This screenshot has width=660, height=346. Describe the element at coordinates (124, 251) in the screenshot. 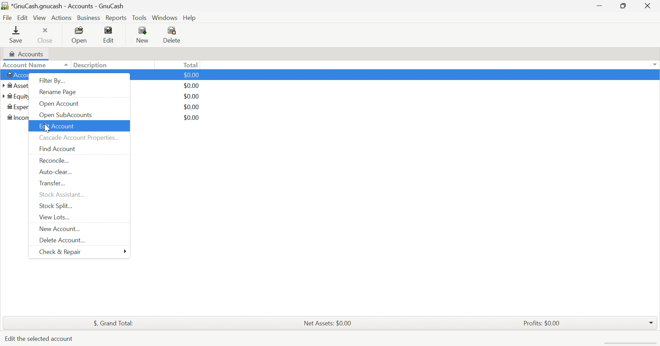

I see `More` at that location.